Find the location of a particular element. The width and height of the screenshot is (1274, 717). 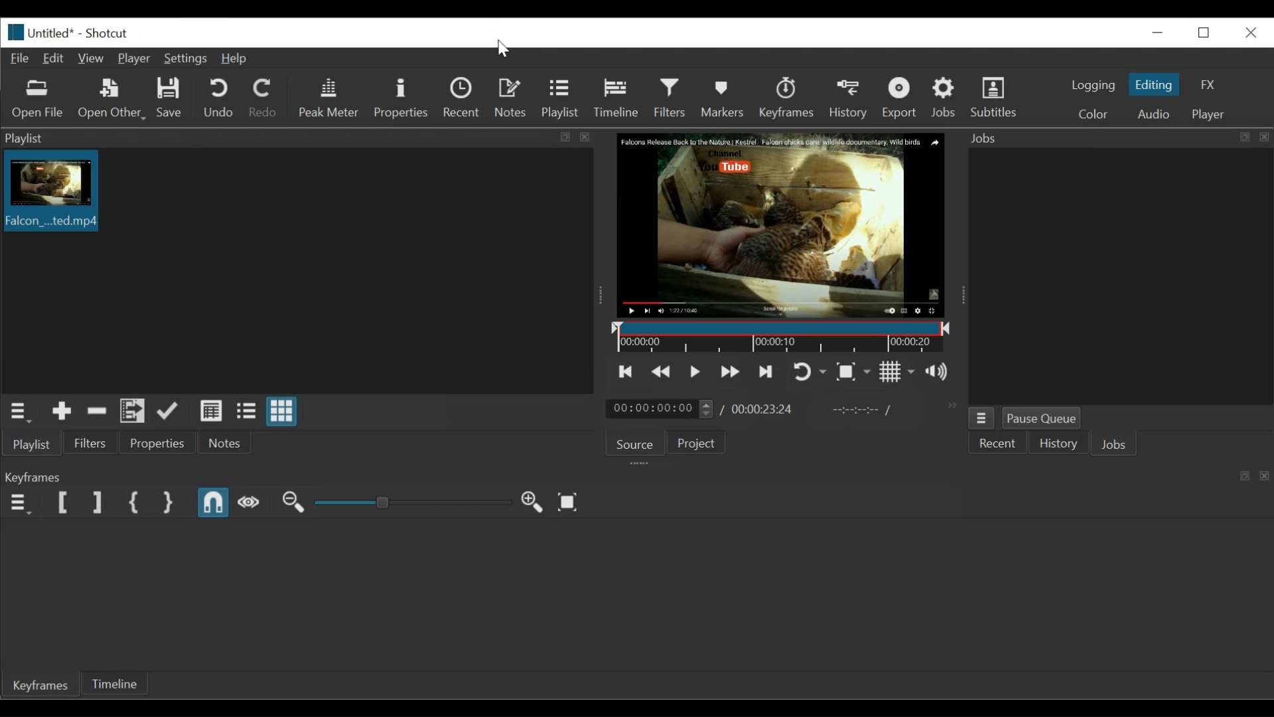

Keyframes is located at coordinates (786, 98).